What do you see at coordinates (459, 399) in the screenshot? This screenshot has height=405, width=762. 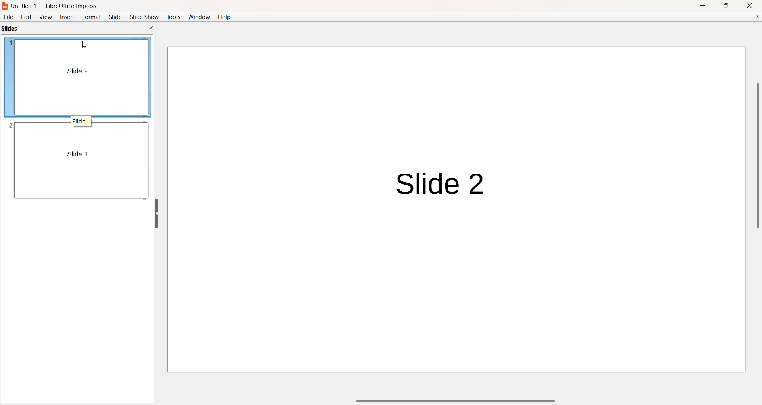 I see `horizontal scroll bar` at bounding box center [459, 399].